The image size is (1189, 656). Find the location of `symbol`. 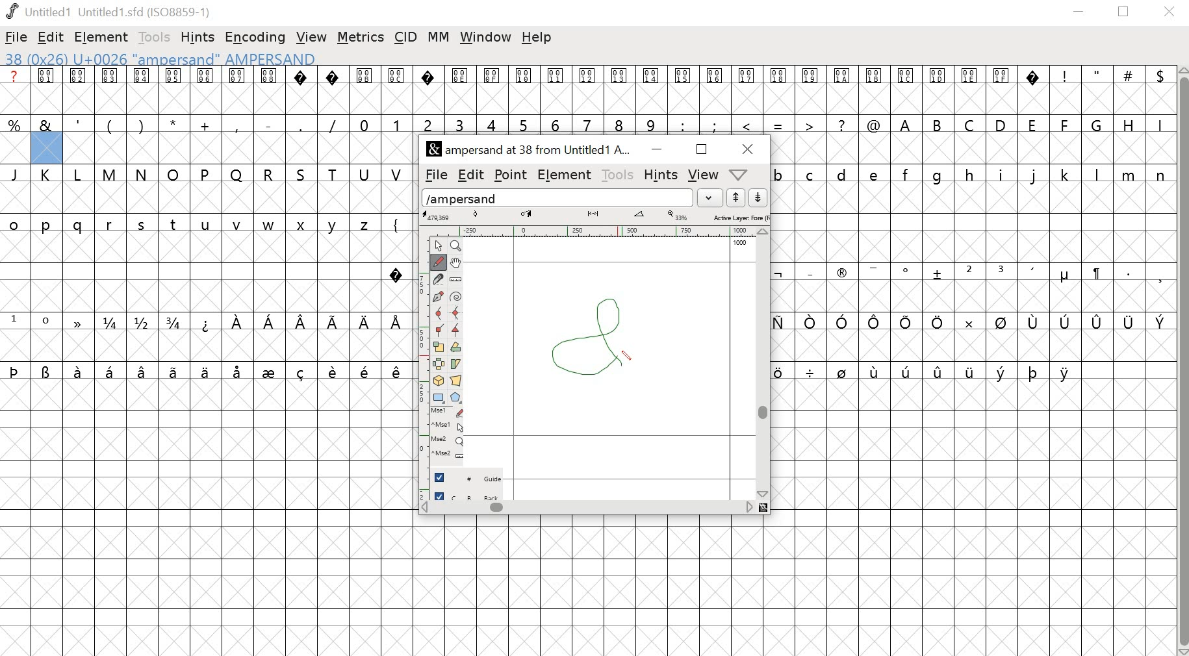

symbol is located at coordinates (175, 371).